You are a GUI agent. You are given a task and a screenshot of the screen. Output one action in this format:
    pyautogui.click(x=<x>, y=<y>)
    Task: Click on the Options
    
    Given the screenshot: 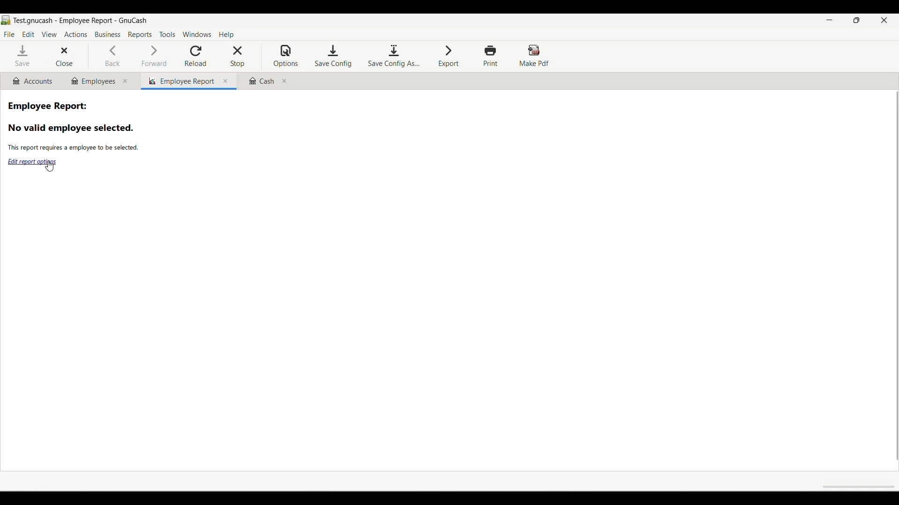 What is the action you would take?
    pyautogui.click(x=285, y=56)
    